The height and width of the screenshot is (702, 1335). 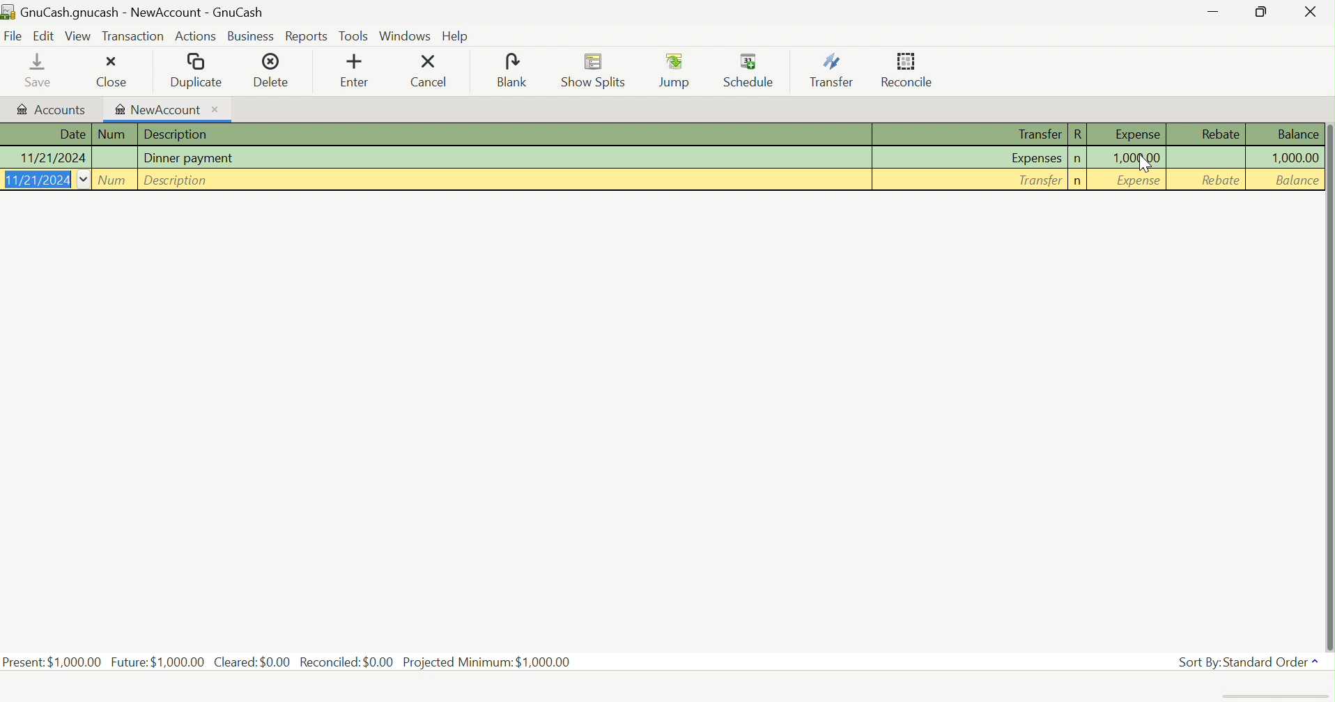 I want to click on 11/21/2024, so click(x=51, y=158).